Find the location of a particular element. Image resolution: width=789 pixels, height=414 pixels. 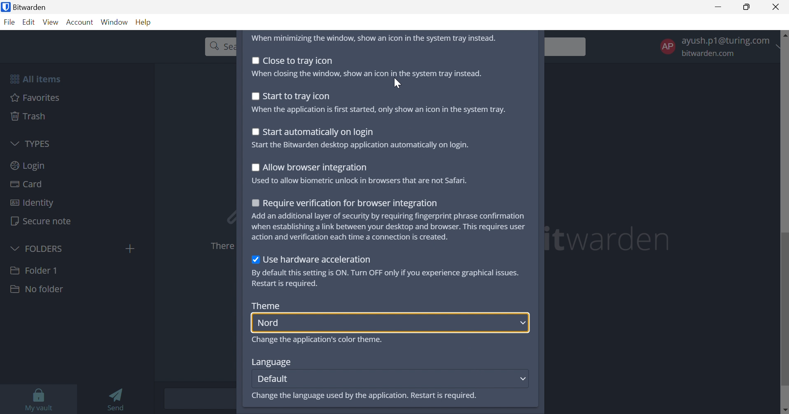

 is located at coordinates (373, 37).